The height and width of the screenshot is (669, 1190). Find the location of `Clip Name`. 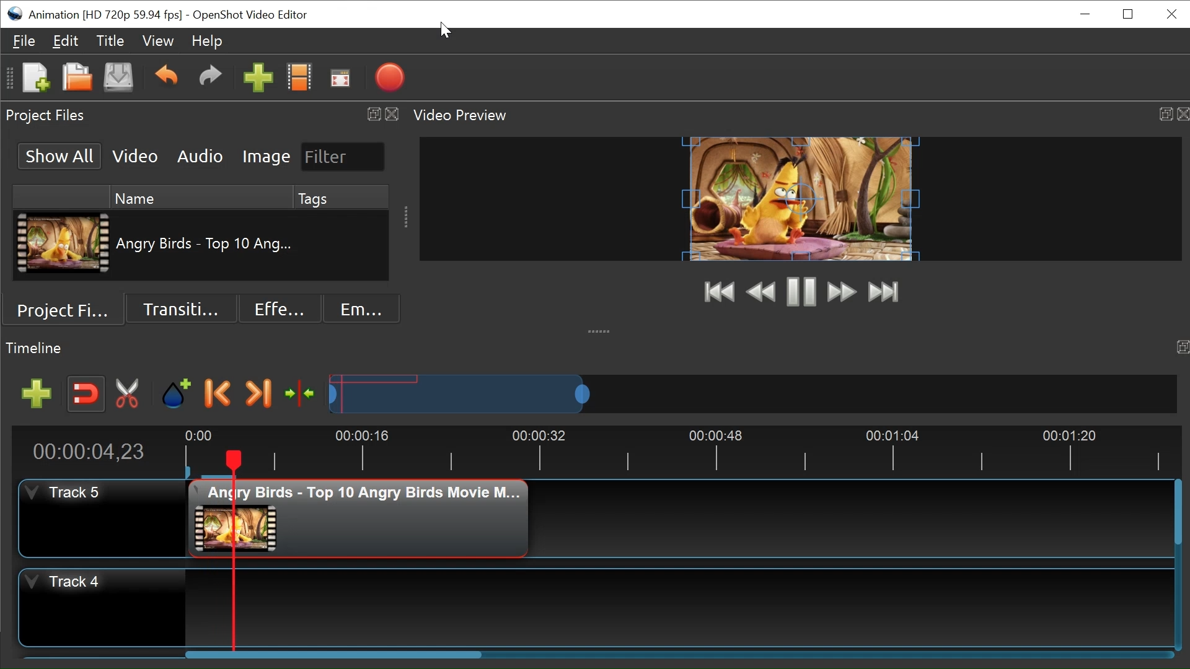

Clip Name is located at coordinates (206, 245).